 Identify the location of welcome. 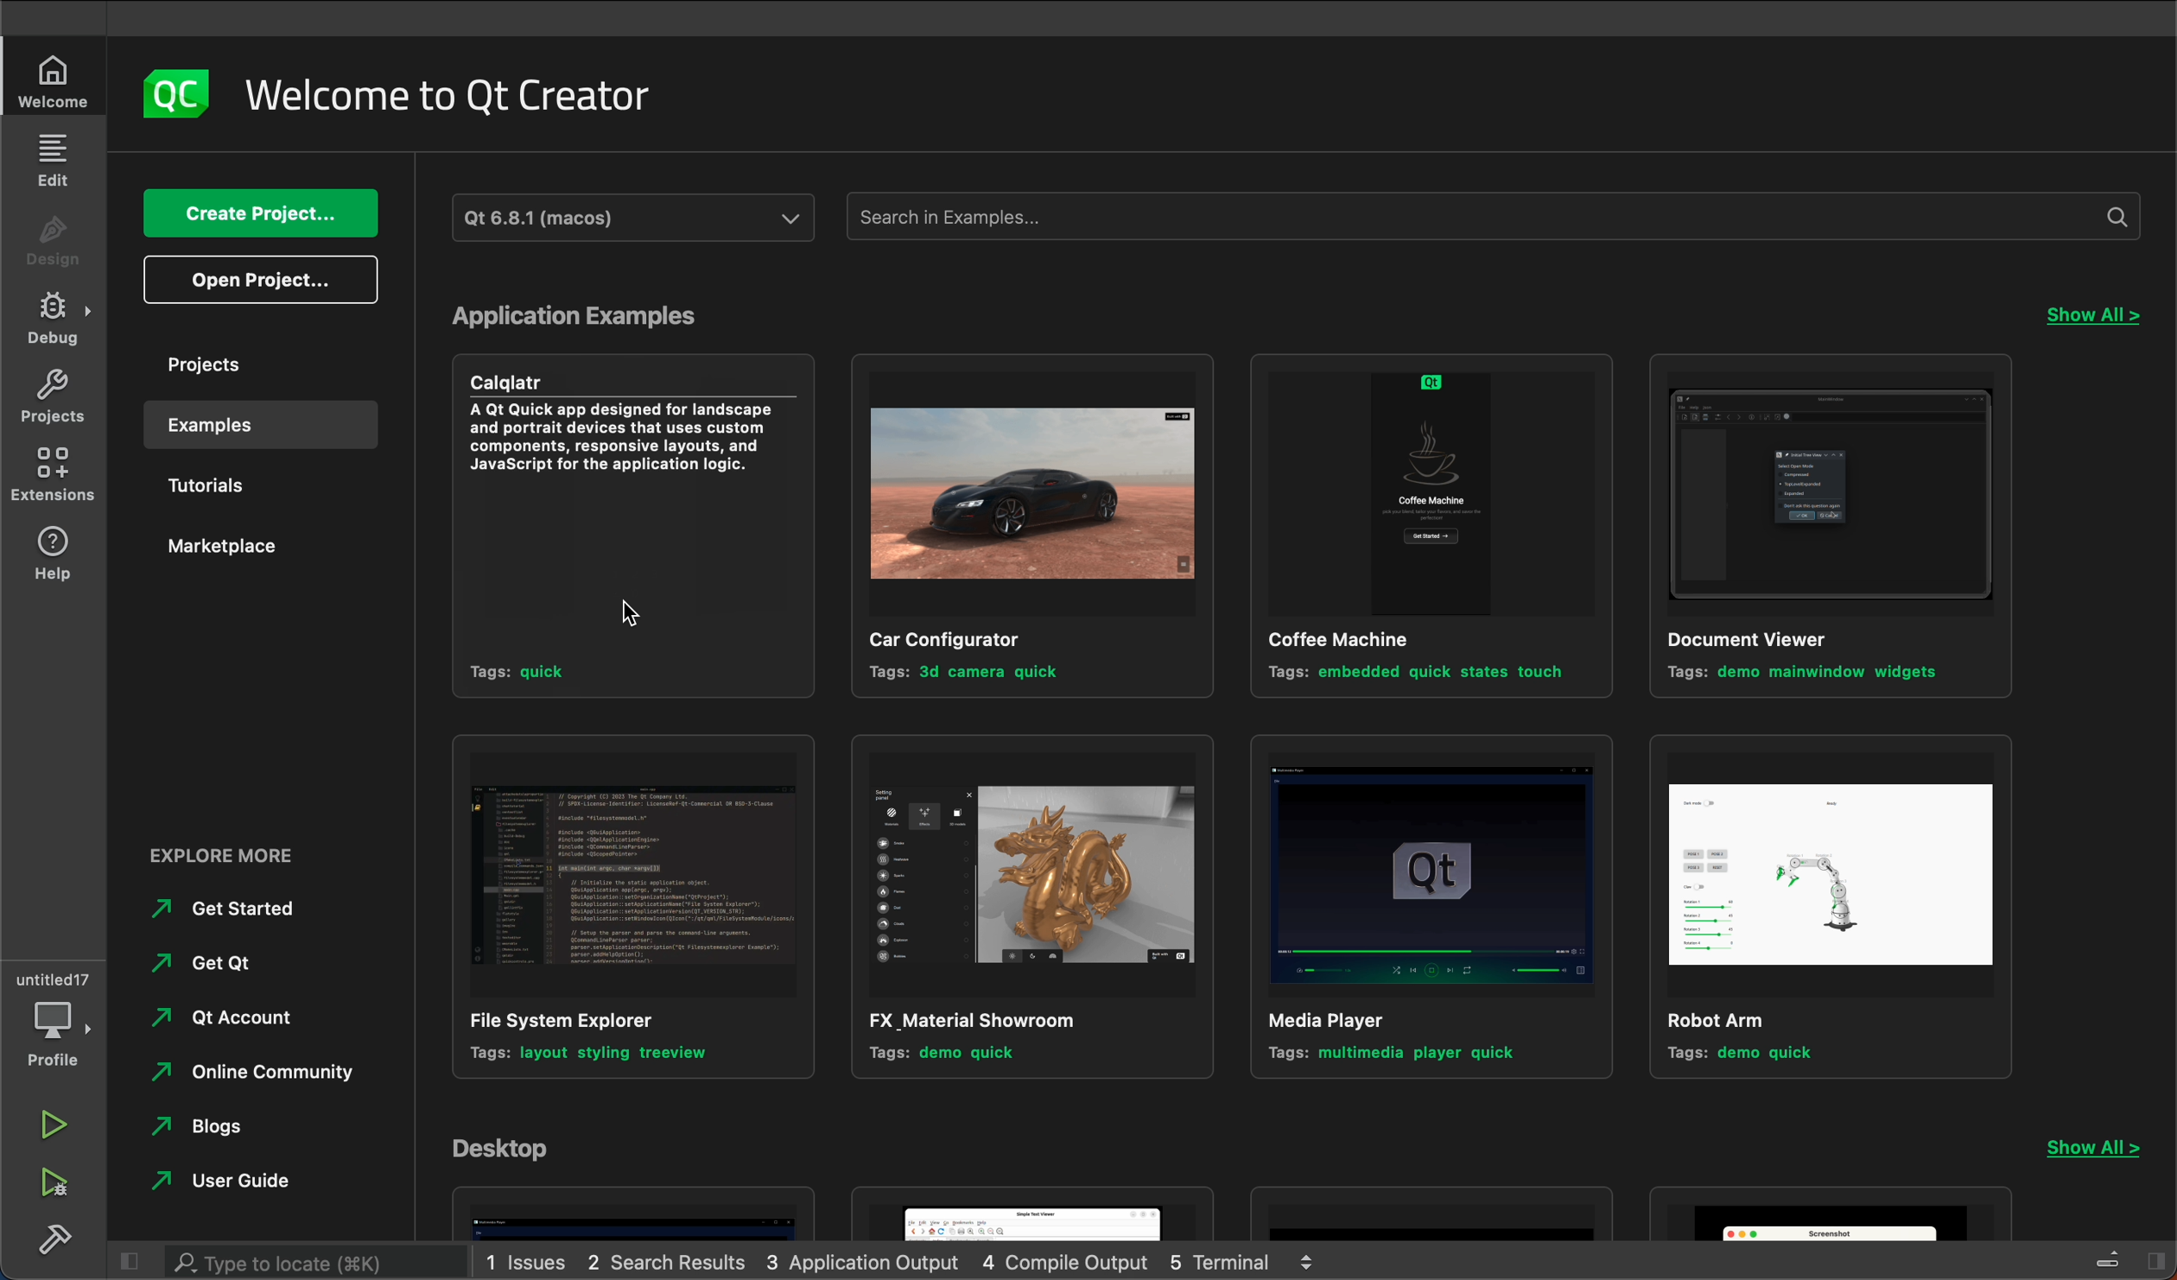
(54, 82).